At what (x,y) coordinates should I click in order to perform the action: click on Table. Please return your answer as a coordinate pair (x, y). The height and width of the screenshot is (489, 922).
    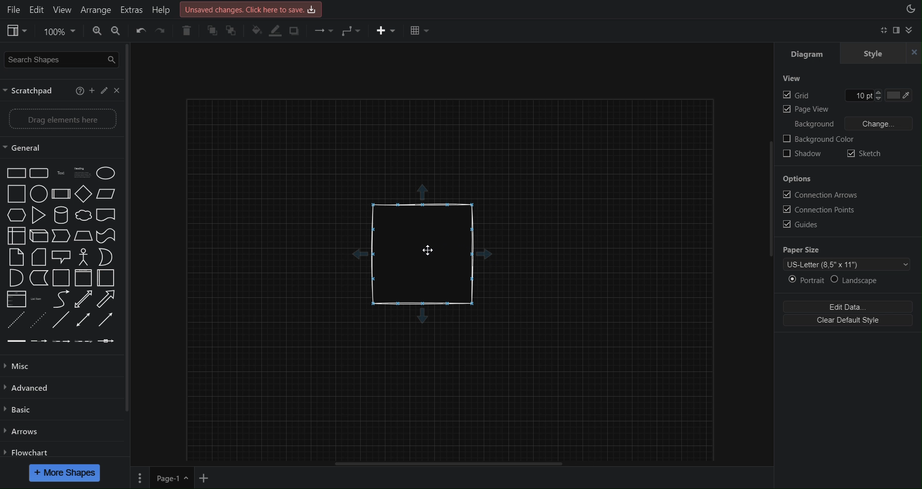
    Looking at the image, I should click on (418, 31).